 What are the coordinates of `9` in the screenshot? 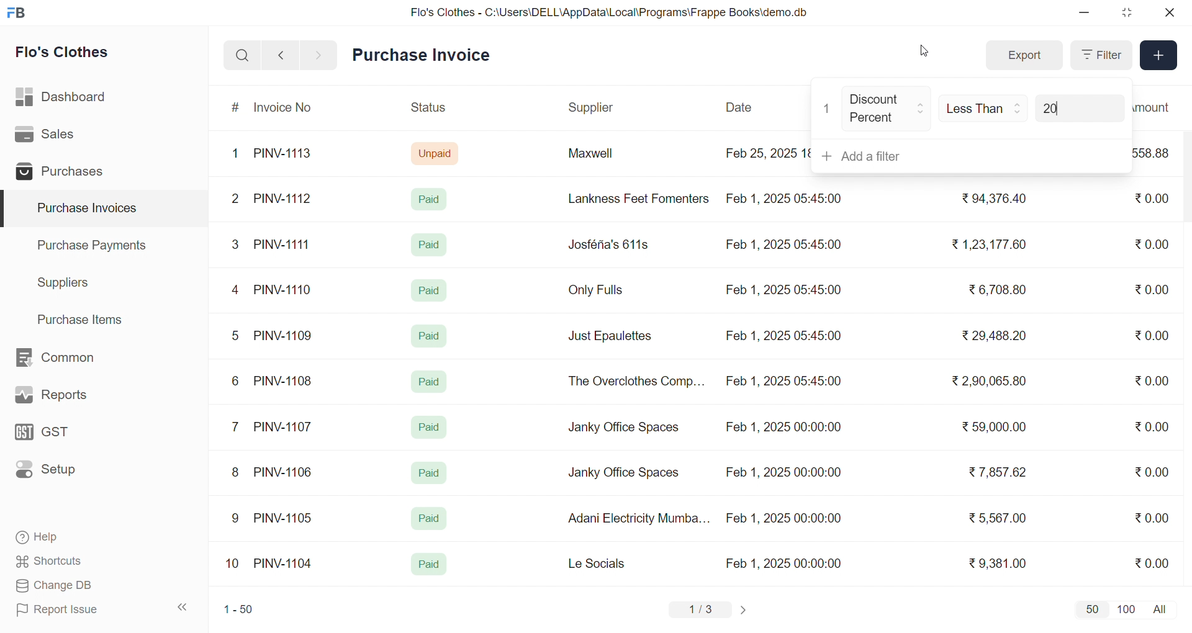 It's located at (236, 518).